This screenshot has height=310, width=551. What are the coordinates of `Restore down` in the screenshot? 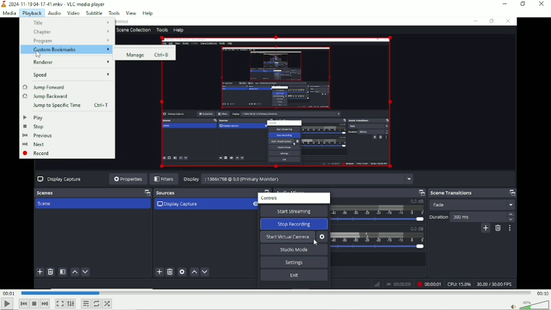 It's located at (523, 4).